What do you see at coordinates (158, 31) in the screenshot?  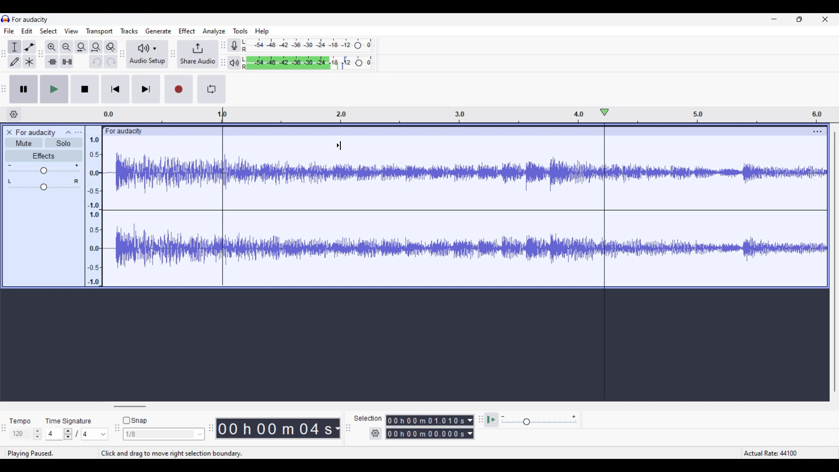 I see `Generate menu` at bounding box center [158, 31].